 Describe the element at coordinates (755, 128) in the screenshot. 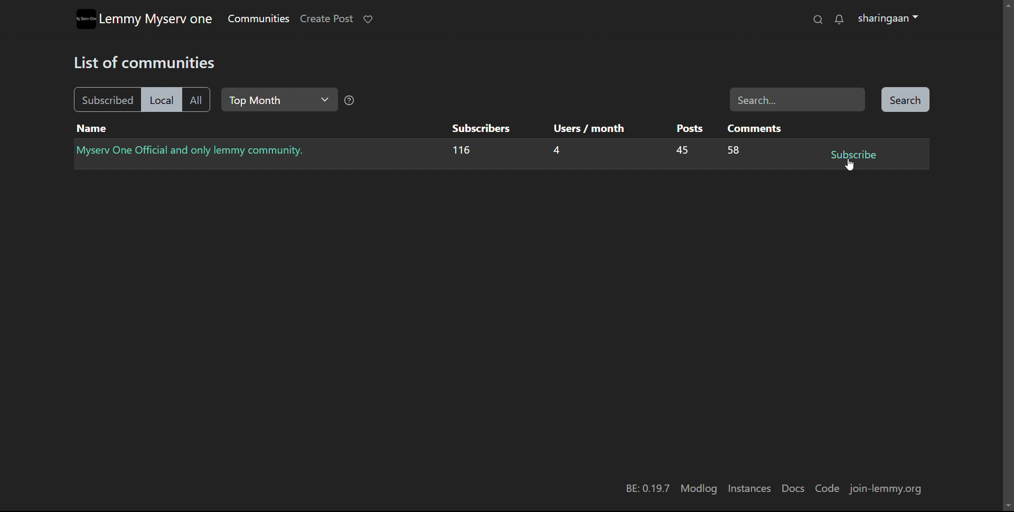

I see `comments` at that location.